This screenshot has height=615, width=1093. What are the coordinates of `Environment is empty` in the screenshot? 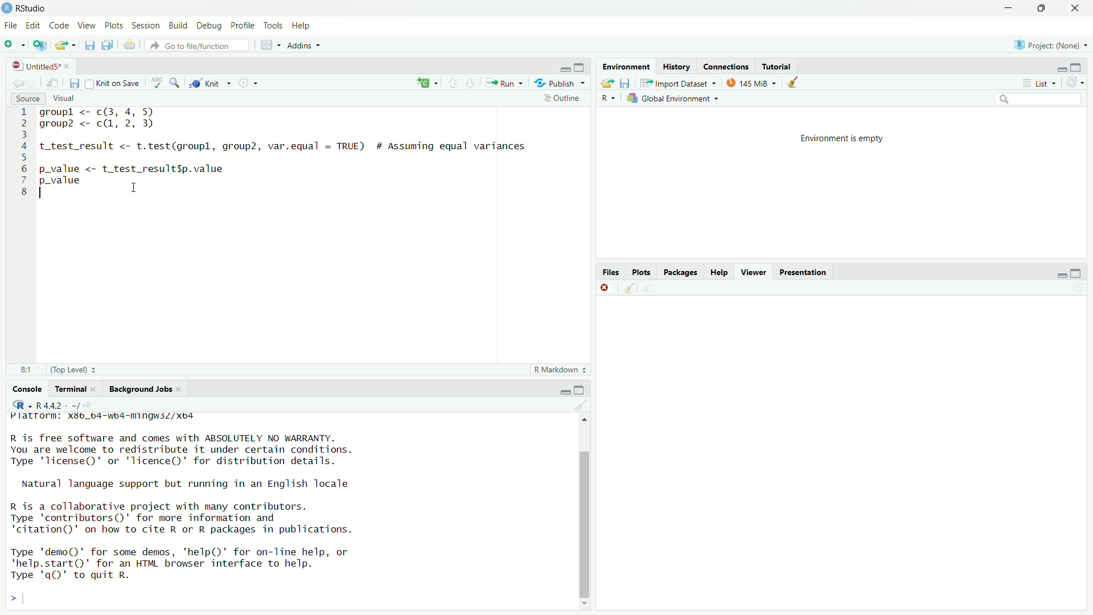 It's located at (841, 183).